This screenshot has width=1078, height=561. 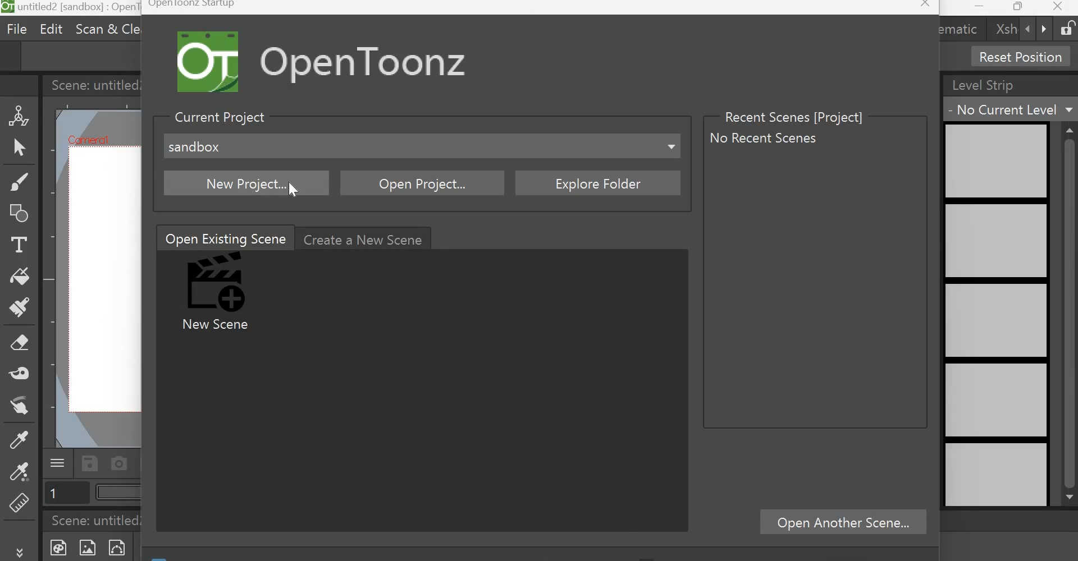 What do you see at coordinates (21, 214) in the screenshot?
I see `Geometric Tool` at bounding box center [21, 214].